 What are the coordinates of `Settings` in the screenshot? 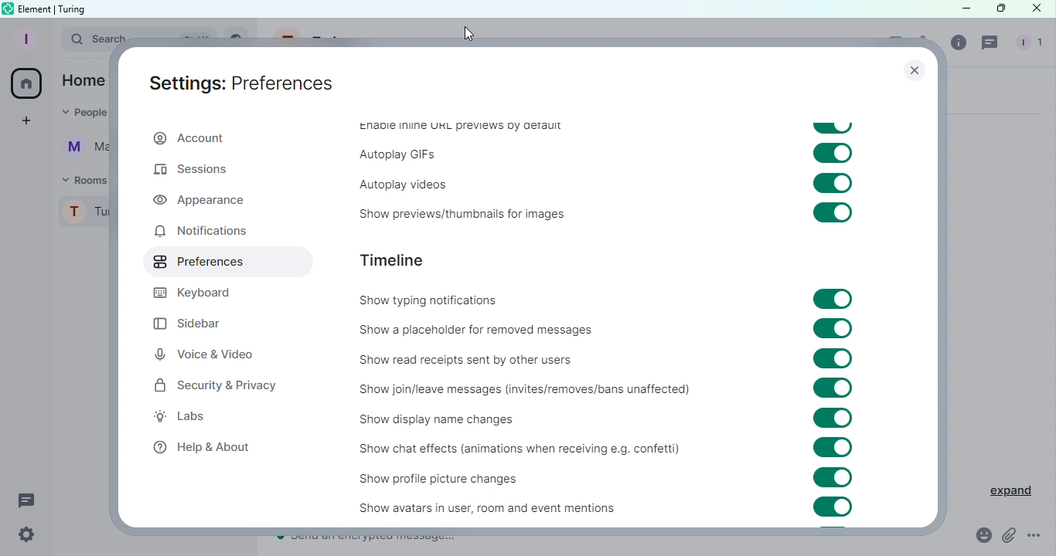 It's located at (26, 535).